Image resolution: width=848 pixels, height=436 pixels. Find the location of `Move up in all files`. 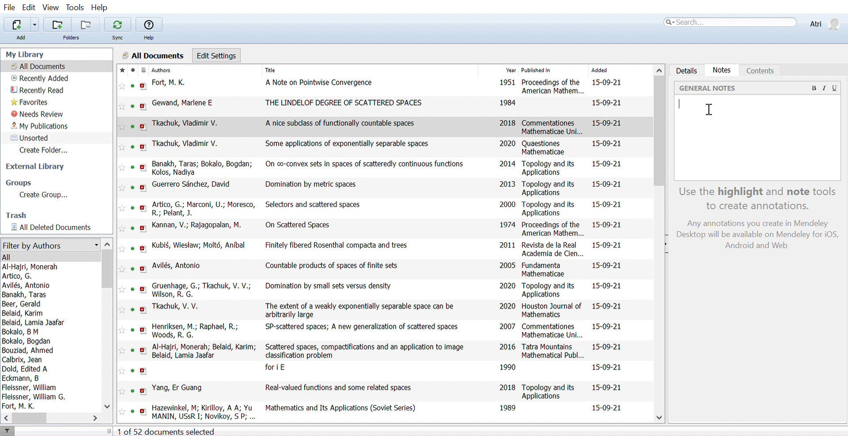

Move up in all files is located at coordinates (659, 69).